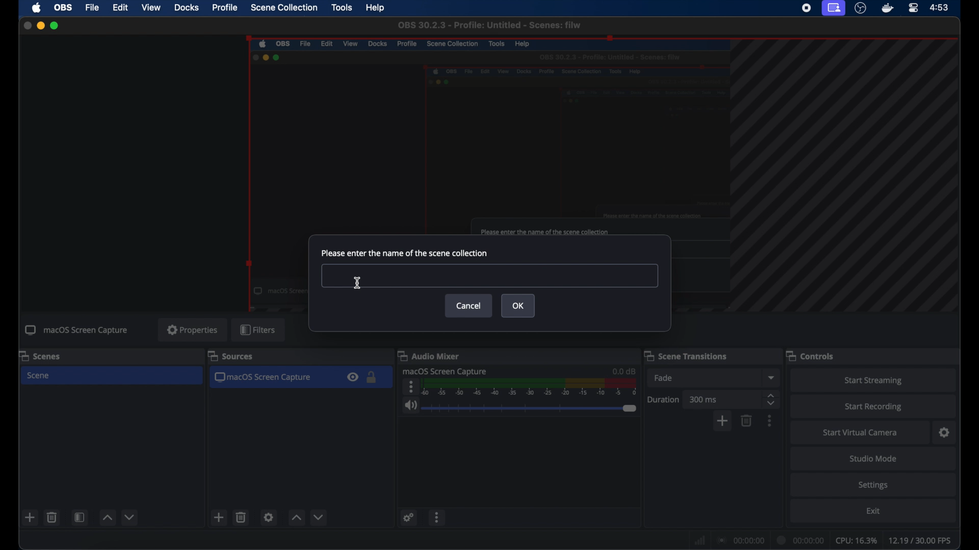 The width and height of the screenshot is (979, 550). What do you see at coordinates (241, 517) in the screenshot?
I see `trash` at bounding box center [241, 517].